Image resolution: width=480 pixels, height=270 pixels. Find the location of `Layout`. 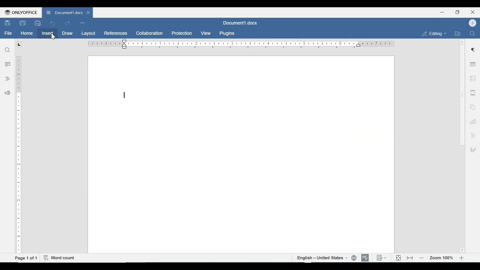

Layout is located at coordinates (88, 33).